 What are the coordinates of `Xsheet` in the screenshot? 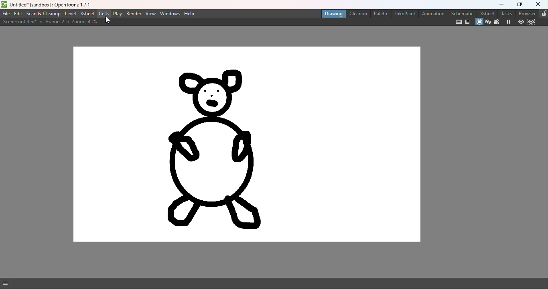 It's located at (487, 13).